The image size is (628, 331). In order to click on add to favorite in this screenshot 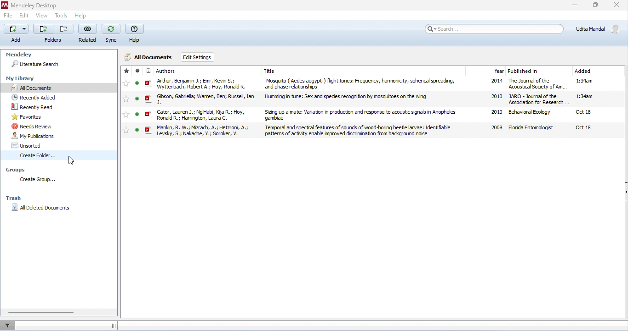, I will do `click(126, 99)`.